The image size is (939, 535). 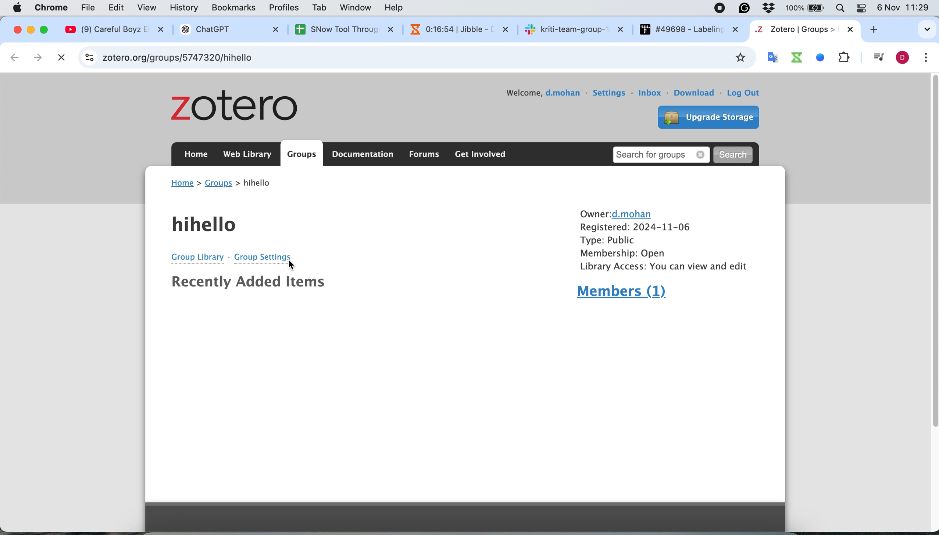 I want to click on settings, so click(x=610, y=90).